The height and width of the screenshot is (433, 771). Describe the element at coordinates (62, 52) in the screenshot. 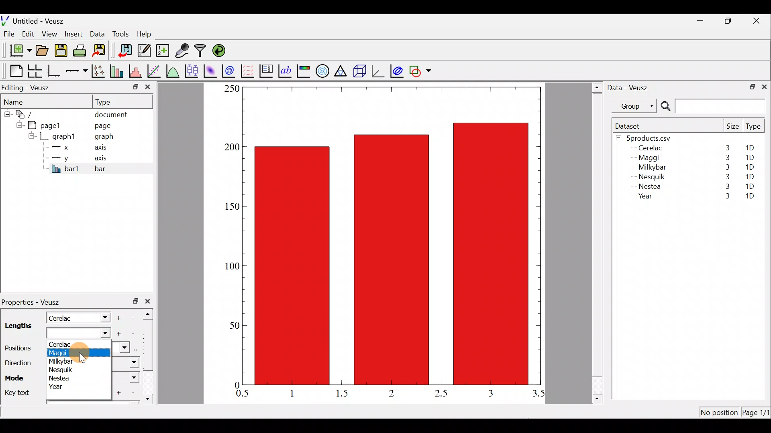

I see `Save the document` at that location.